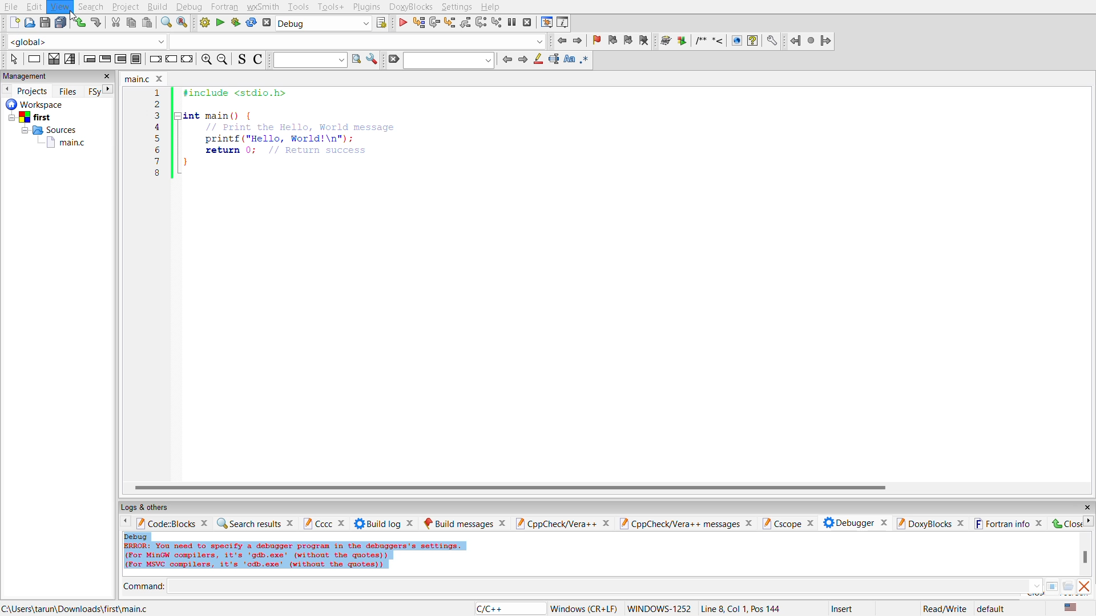  What do you see at coordinates (13, 59) in the screenshot?
I see `select` at bounding box center [13, 59].